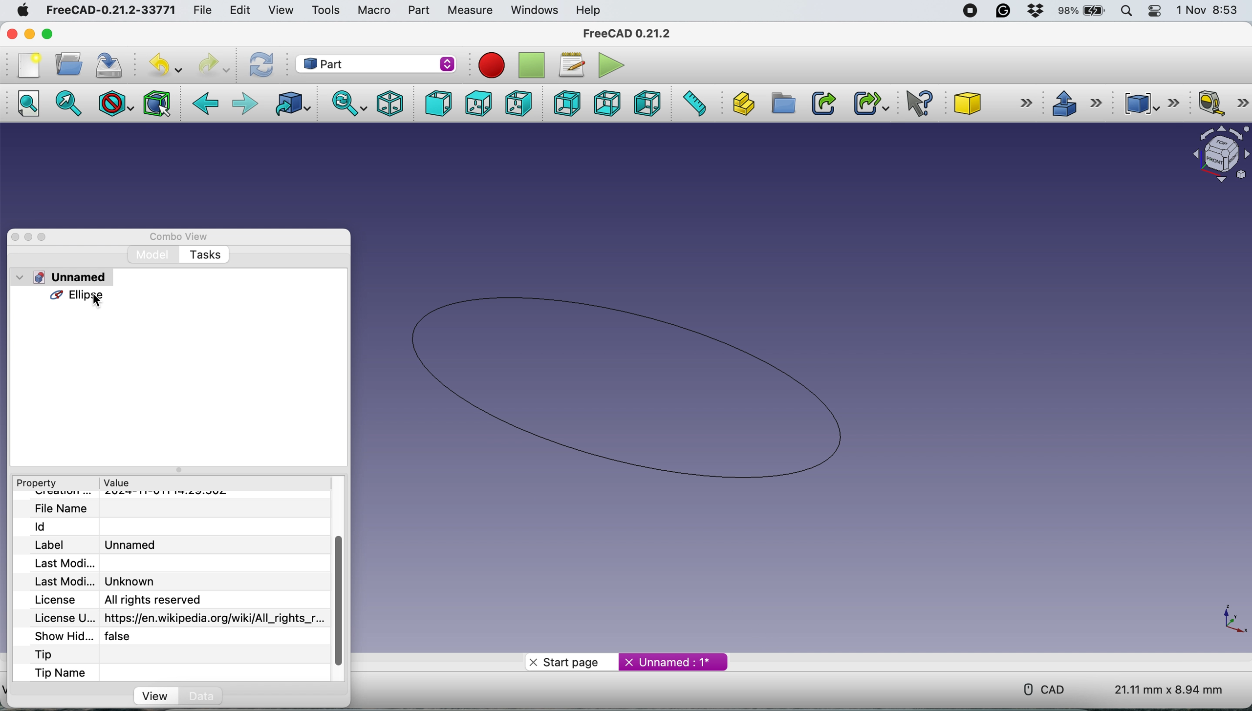  I want to click on refresh, so click(261, 65).